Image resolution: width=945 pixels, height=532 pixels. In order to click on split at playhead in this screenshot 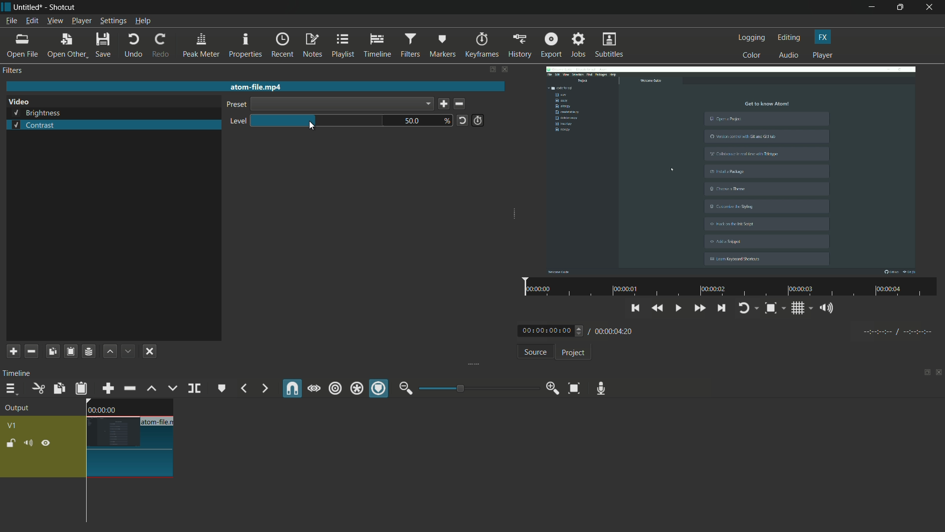, I will do `click(195, 389)`.